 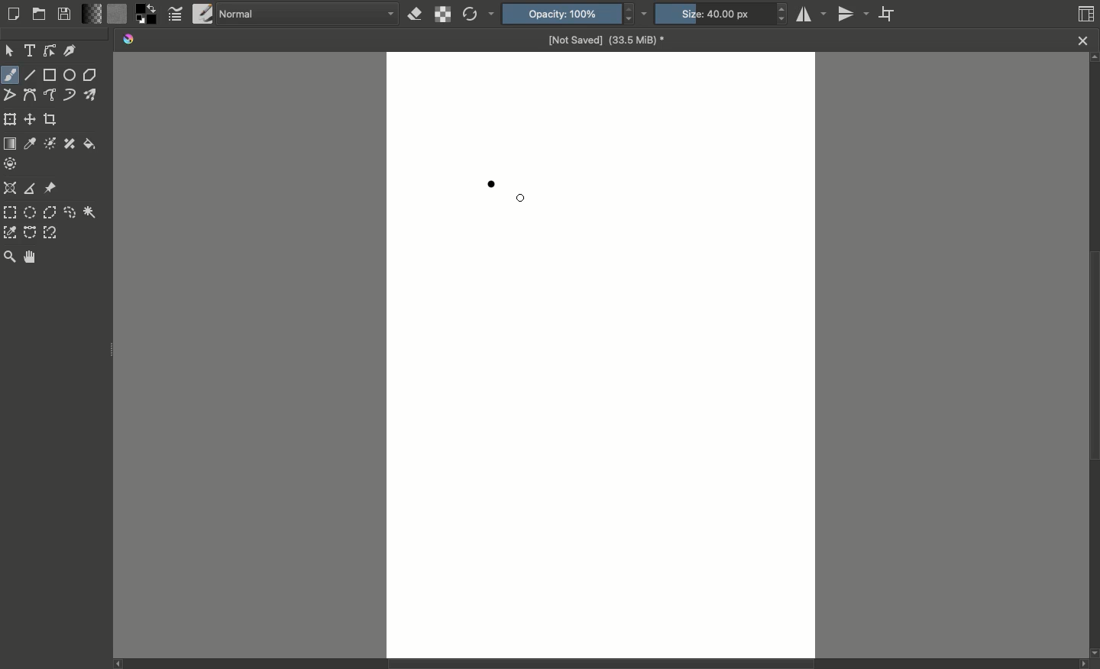 I want to click on Opacity, so click(x=578, y=14).